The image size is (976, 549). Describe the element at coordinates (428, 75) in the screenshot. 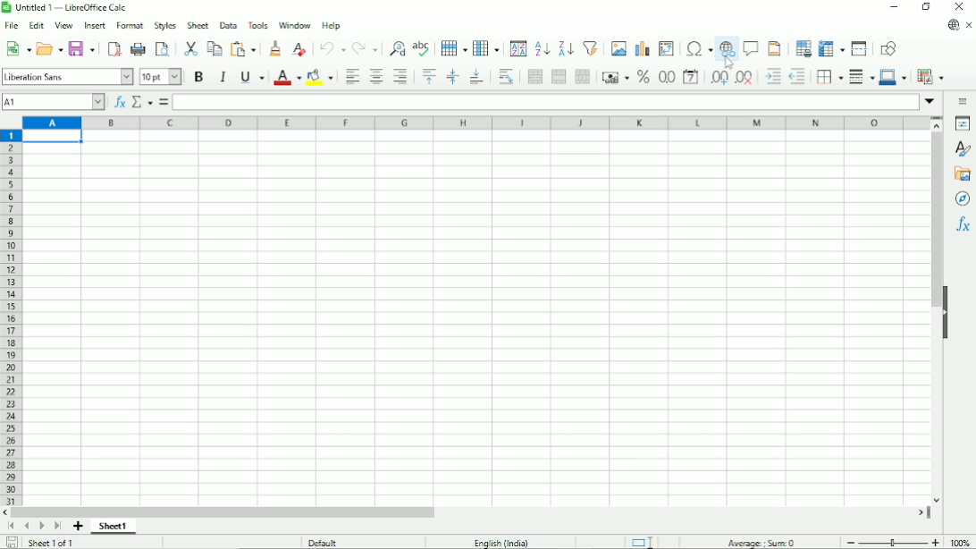

I see `Align top` at that location.